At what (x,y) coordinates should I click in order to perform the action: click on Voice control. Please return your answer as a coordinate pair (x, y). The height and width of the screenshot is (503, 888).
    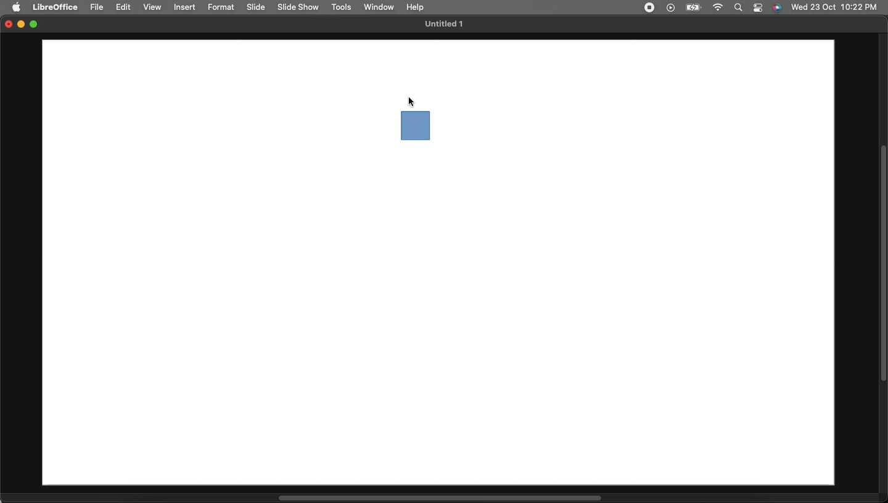
    Looking at the image, I should click on (776, 8).